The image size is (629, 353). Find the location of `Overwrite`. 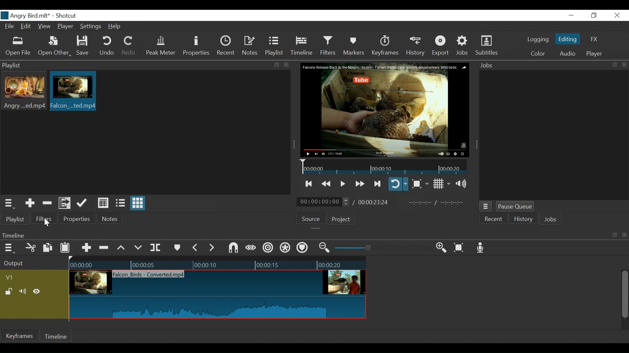

Overwrite is located at coordinates (138, 248).